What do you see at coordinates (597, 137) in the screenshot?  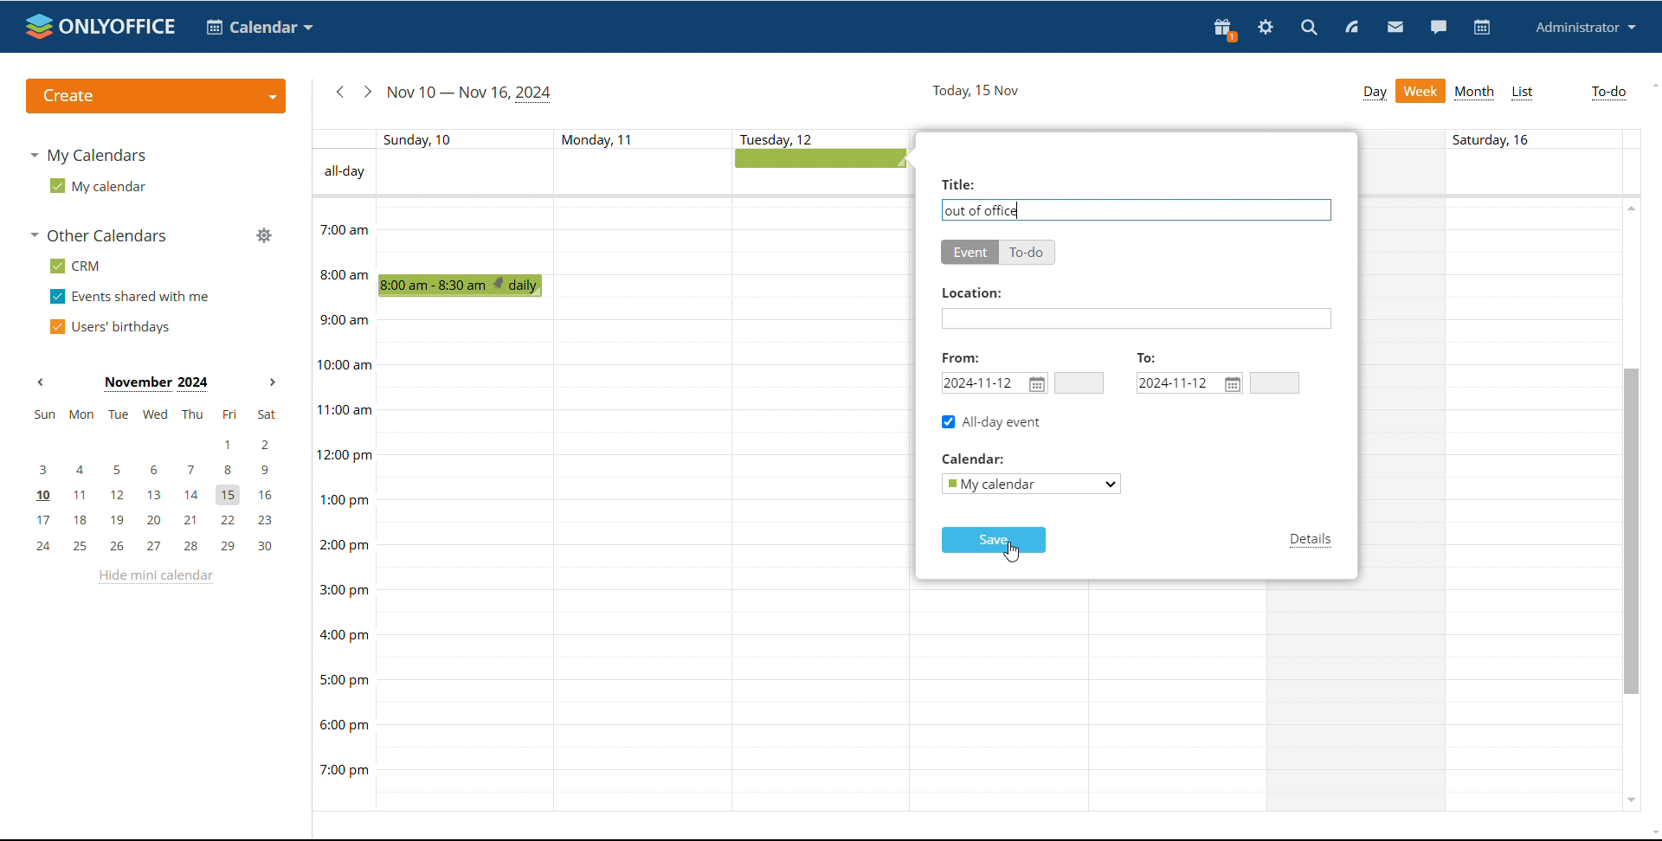 I see `text` at bounding box center [597, 137].